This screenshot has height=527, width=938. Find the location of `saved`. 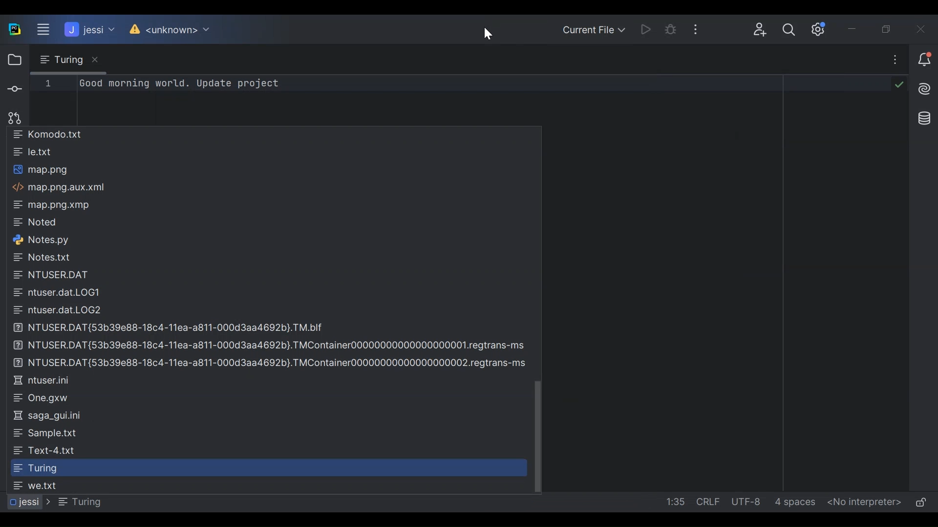

saved is located at coordinates (897, 83).